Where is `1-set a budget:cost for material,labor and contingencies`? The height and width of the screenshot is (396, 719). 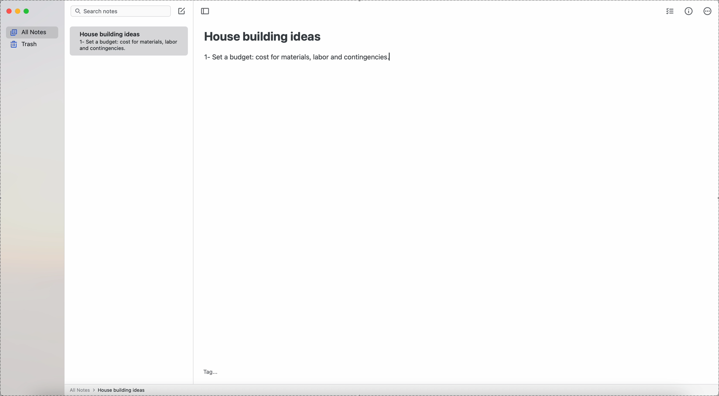 1-set a budget:cost for material,labor and contingencies is located at coordinates (300, 57).